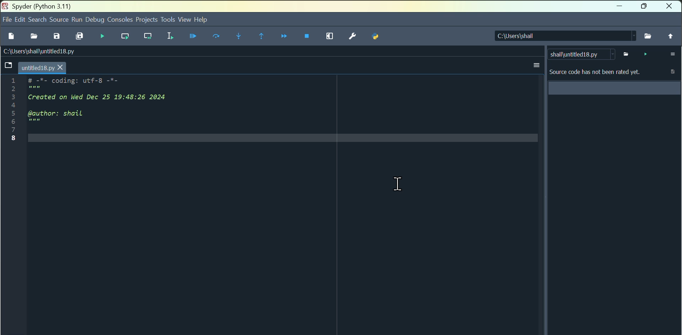 Image resolution: width=682 pixels, height=335 pixels. What do you see at coordinates (103, 35) in the screenshot?
I see `Run file` at bounding box center [103, 35].